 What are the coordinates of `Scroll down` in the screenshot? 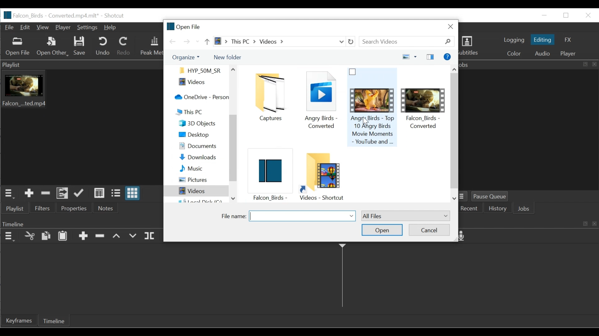 It's located at (232, 198).